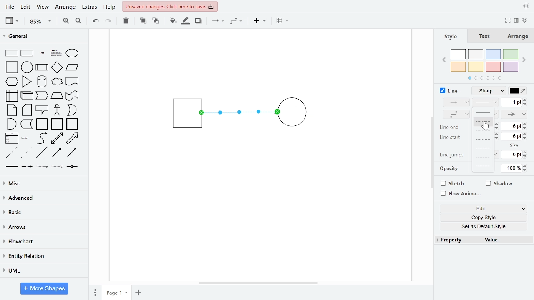  Describe the element at coordinates (25, 7) in the screenshot. I see `edit` at that location.